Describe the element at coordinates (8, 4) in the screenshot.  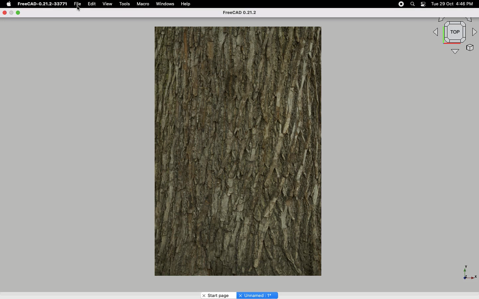
I see `Apple logo` at that location.